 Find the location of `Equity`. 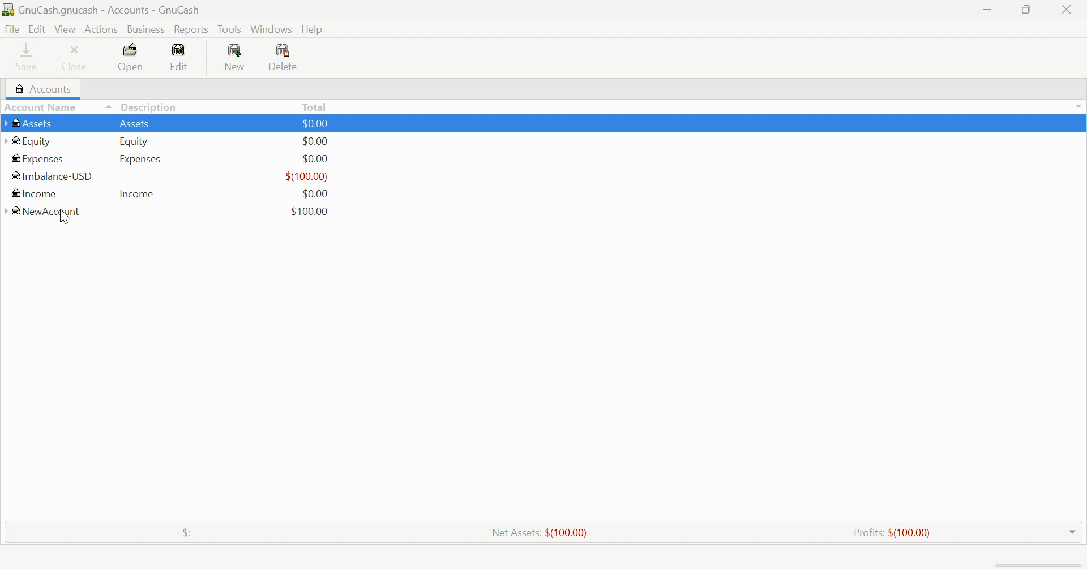

Equity is located at coordinates (133, 142).